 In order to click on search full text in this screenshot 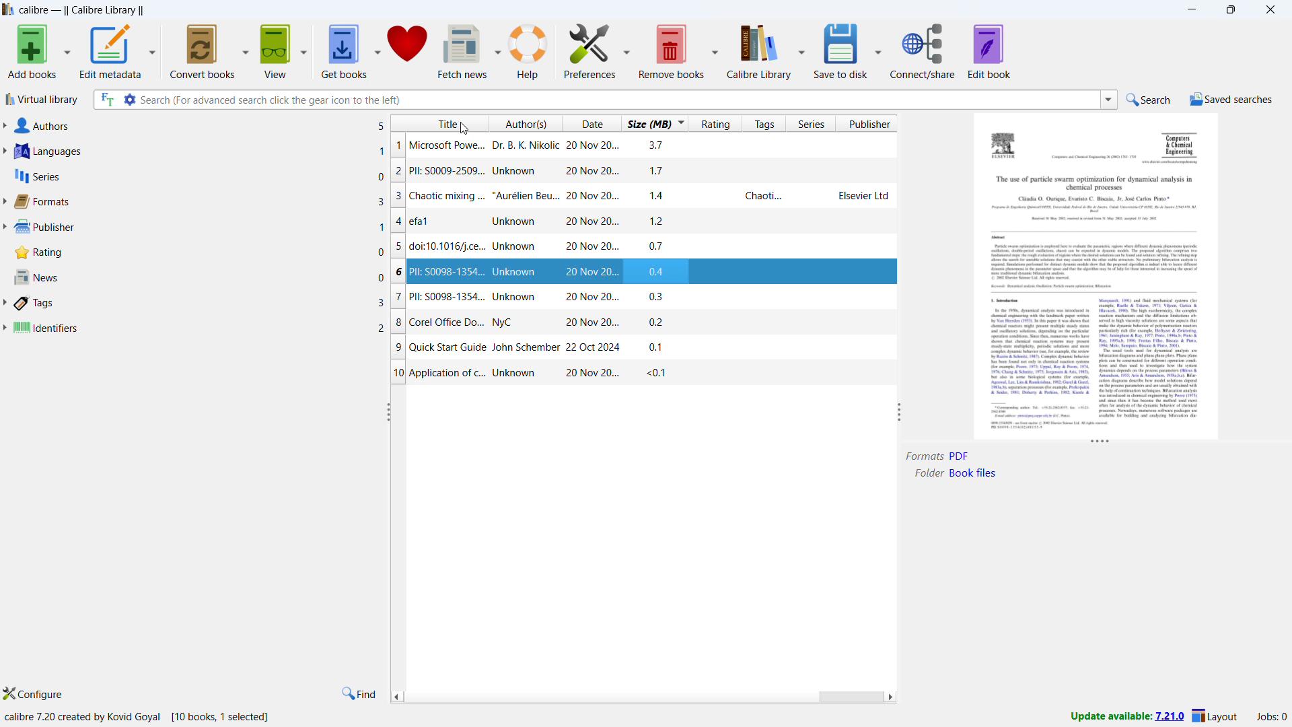, I will do `click(105, 100)`.